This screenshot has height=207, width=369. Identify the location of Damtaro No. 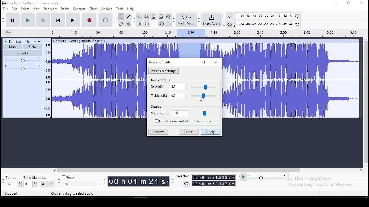
(20, 41).